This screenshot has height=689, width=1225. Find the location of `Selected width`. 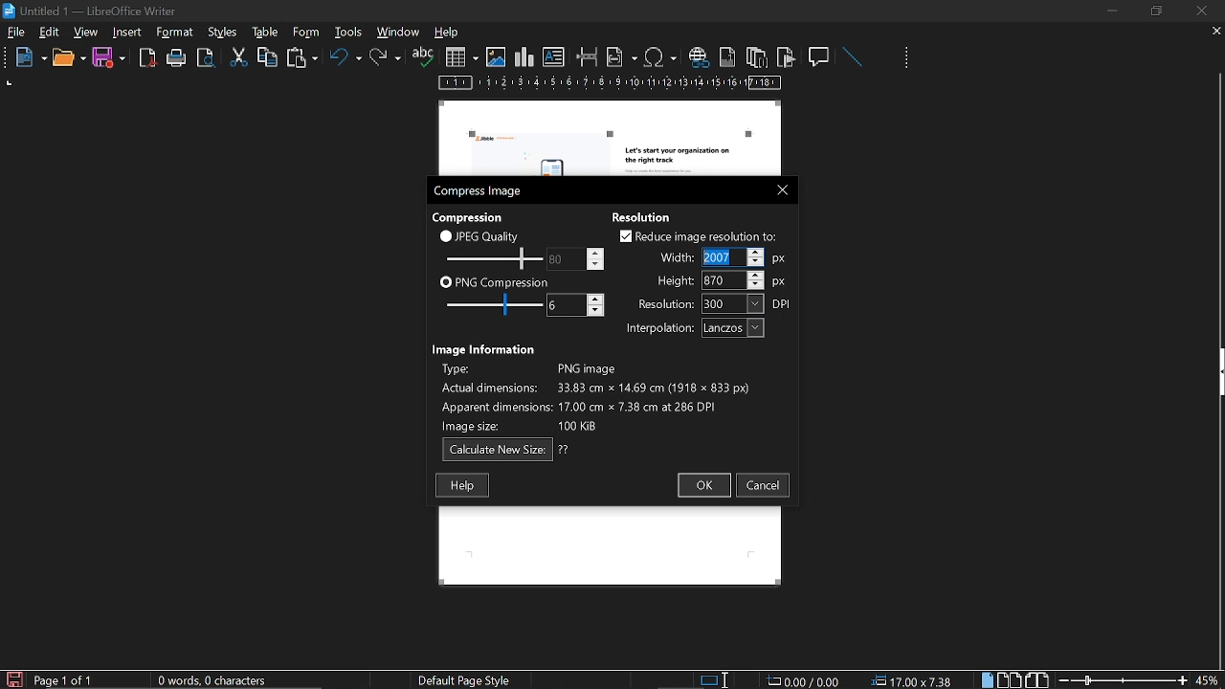

Selected width is located at coordinates (722, 257).